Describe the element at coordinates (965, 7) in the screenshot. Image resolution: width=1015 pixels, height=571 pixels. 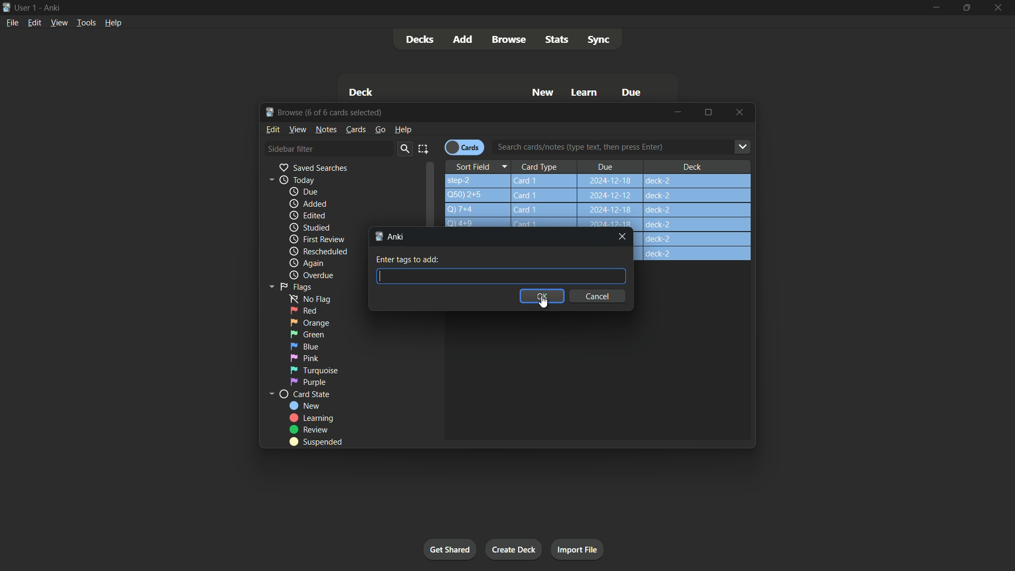
I see `Maximize` at that location.